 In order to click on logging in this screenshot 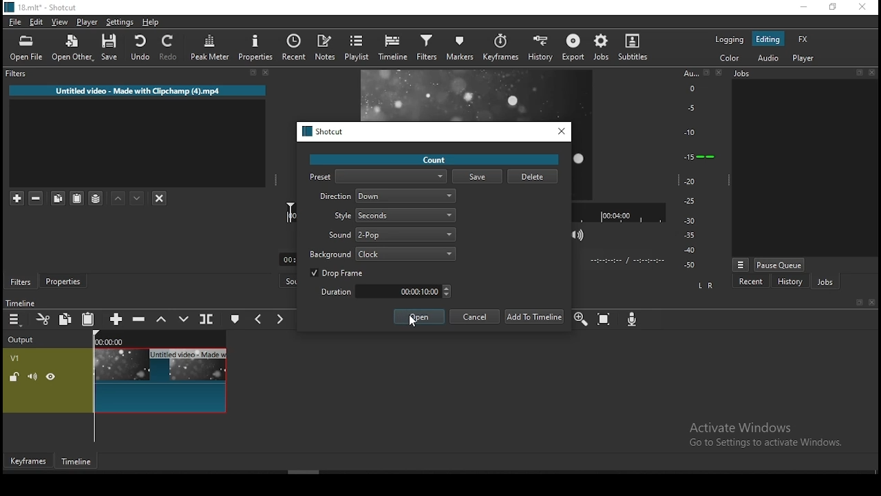, I will do `click(729, 40)`.